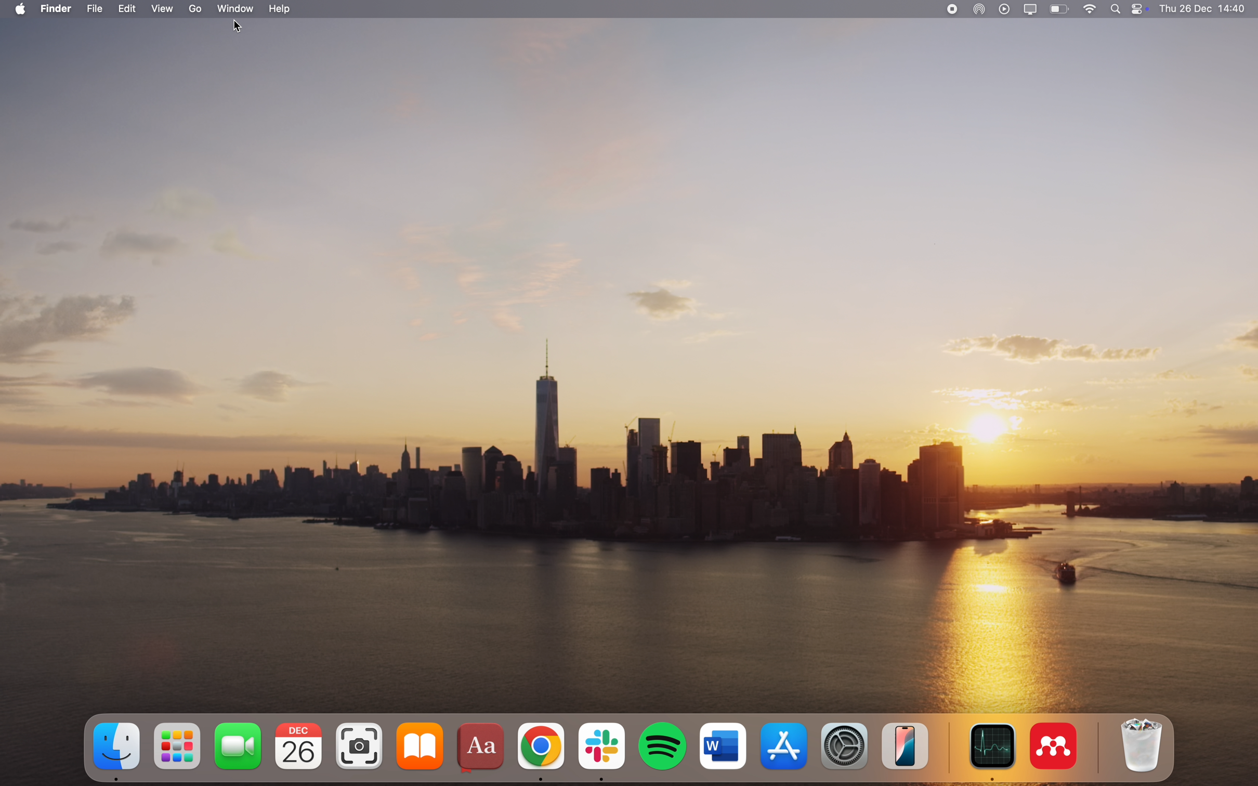  Describe the element at coordinates (1141, 9) in the screenshot. I see `screen controls` at that location.